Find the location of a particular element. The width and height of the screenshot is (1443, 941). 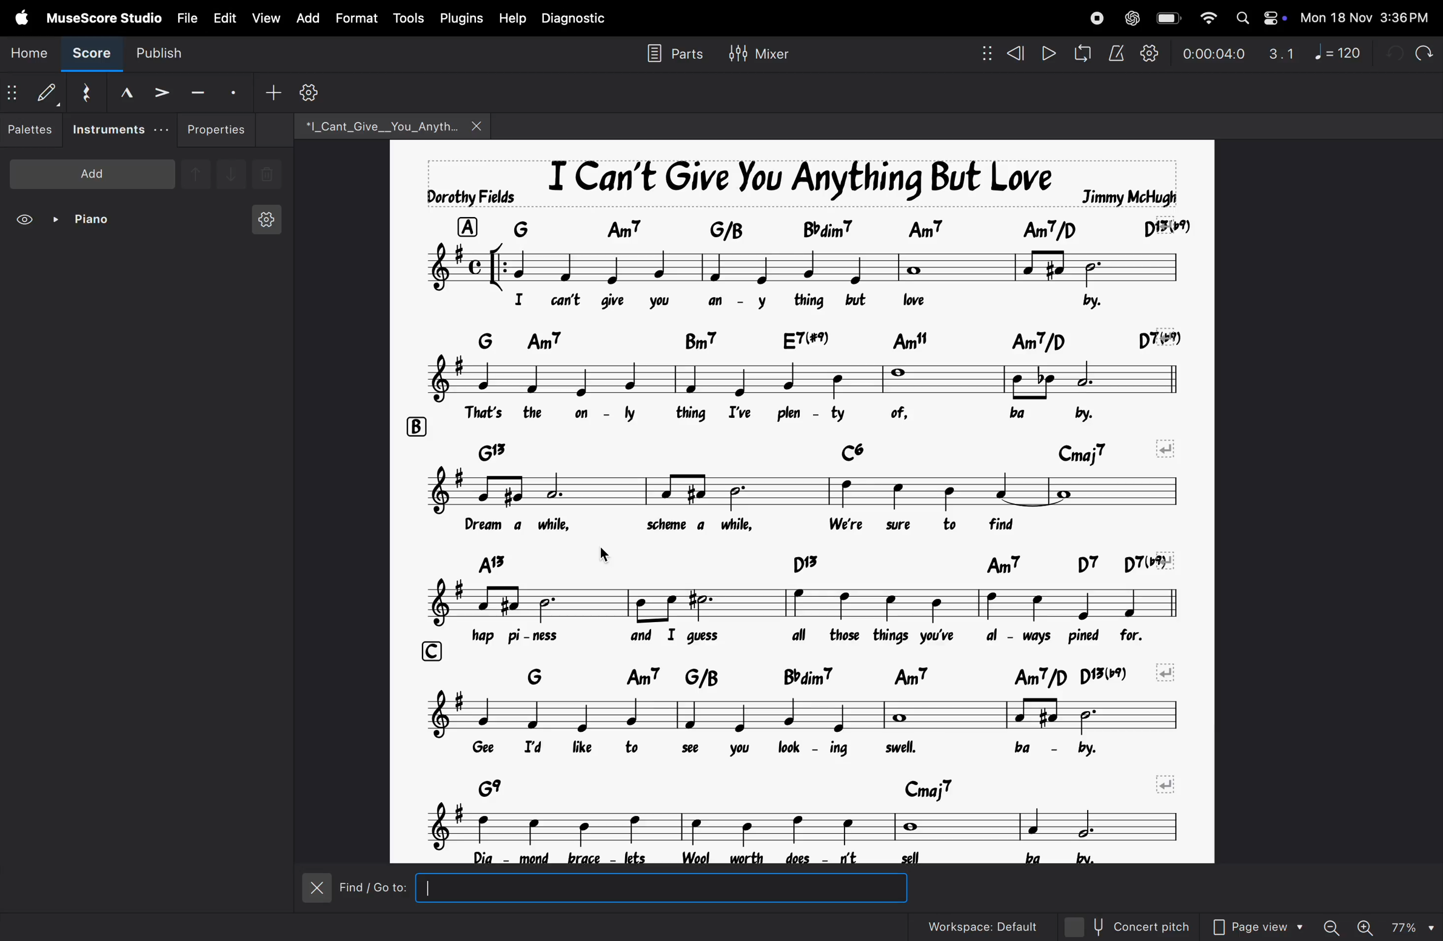

lyrics is located at coordinates (795, 416).